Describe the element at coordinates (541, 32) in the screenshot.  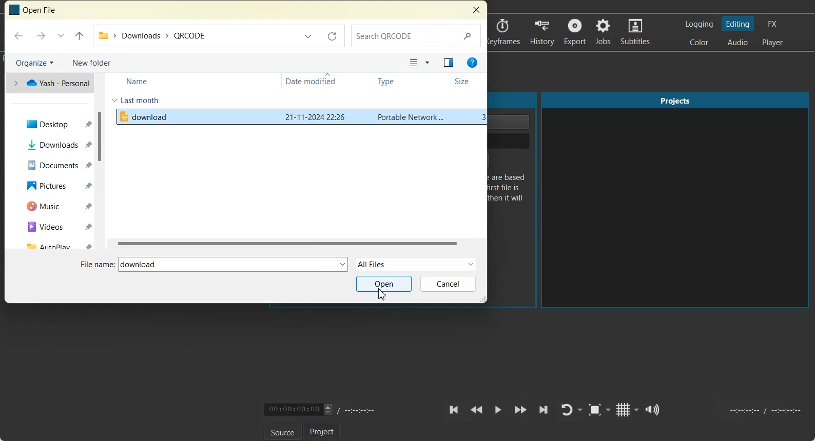
I see `History` at that location.